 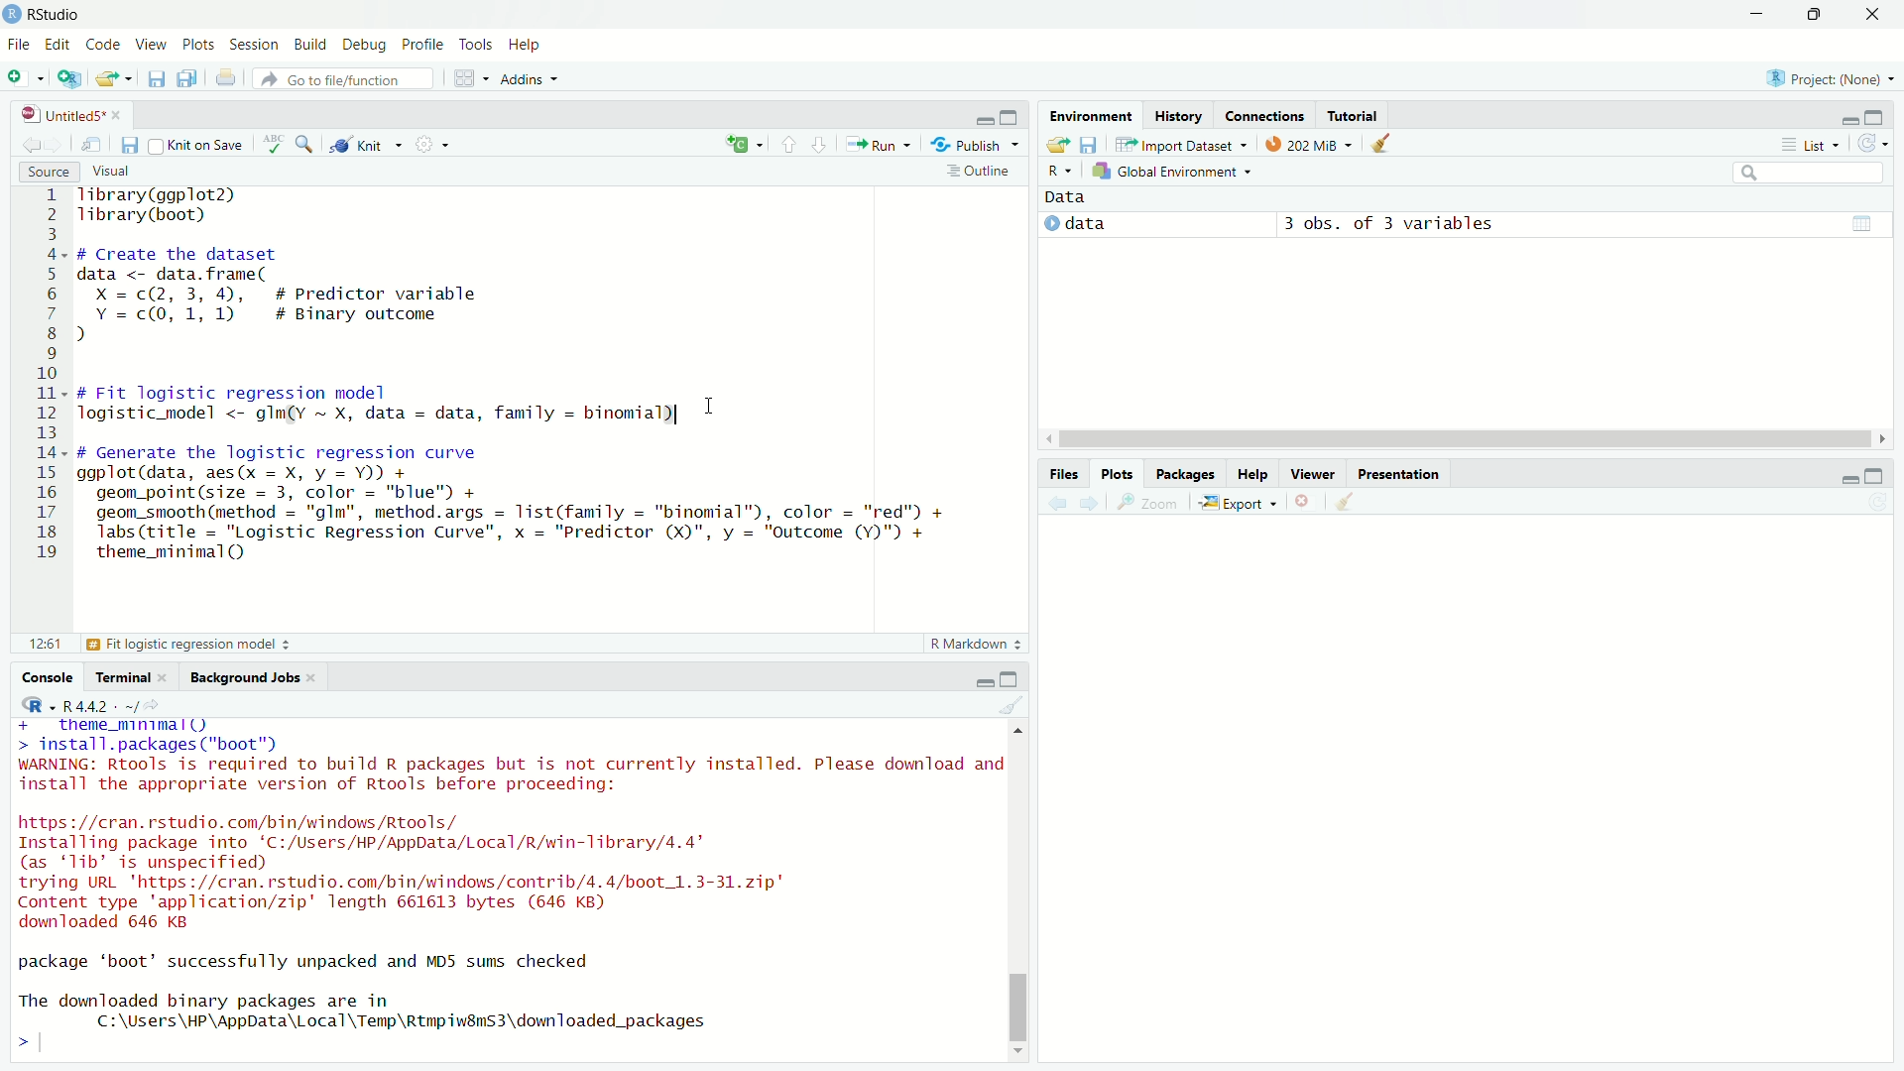 What do you see at coordinates (1239, 502) in the screenshot?
I see `Export` at bounding box center [1239, 502].